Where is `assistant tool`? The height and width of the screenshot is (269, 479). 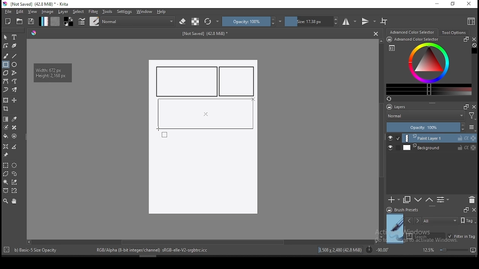
assistant tool is located at coordinates (6, 146).